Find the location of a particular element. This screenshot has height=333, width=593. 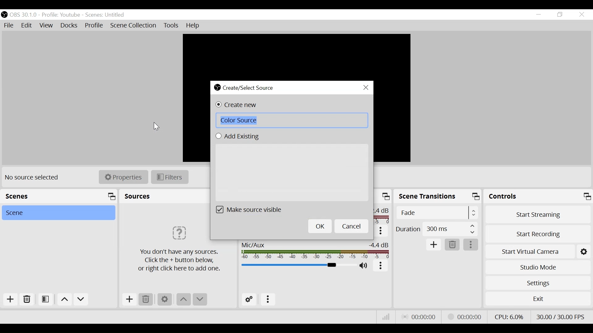

Cancel is located at coordinates (351, 226).